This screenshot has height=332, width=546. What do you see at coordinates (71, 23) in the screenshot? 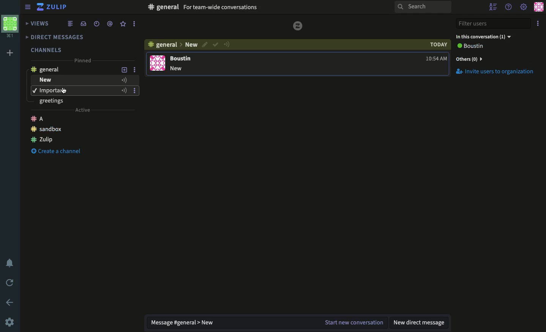
I see `Feed` at bounding box center [71, 23].